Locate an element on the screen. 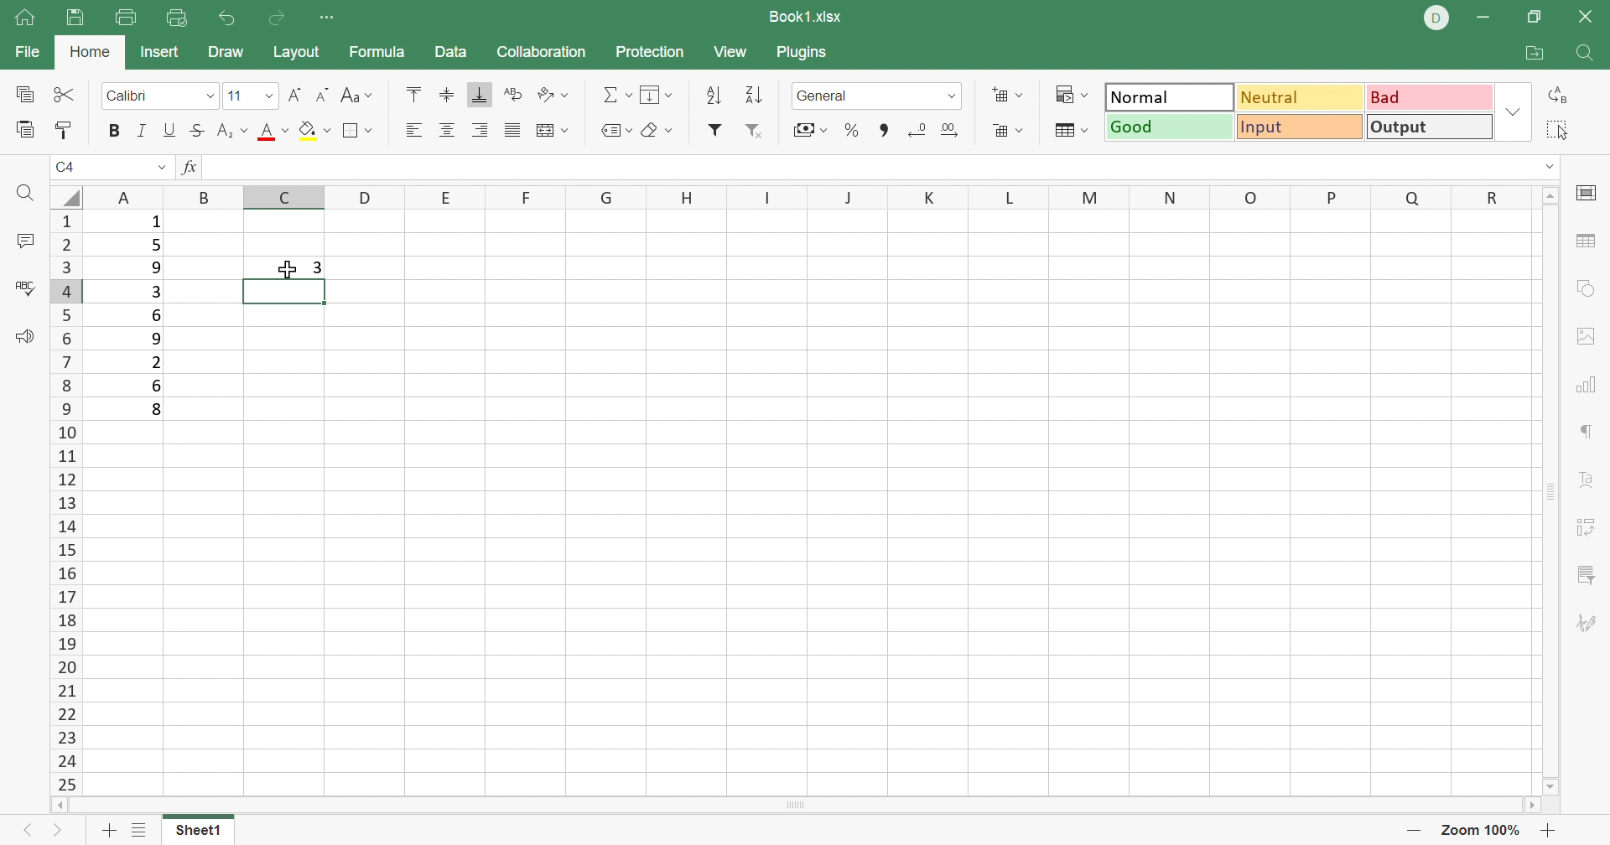 This screenshot has width=1610, height=845. Strikethrough is located at coordinates (196, 129).